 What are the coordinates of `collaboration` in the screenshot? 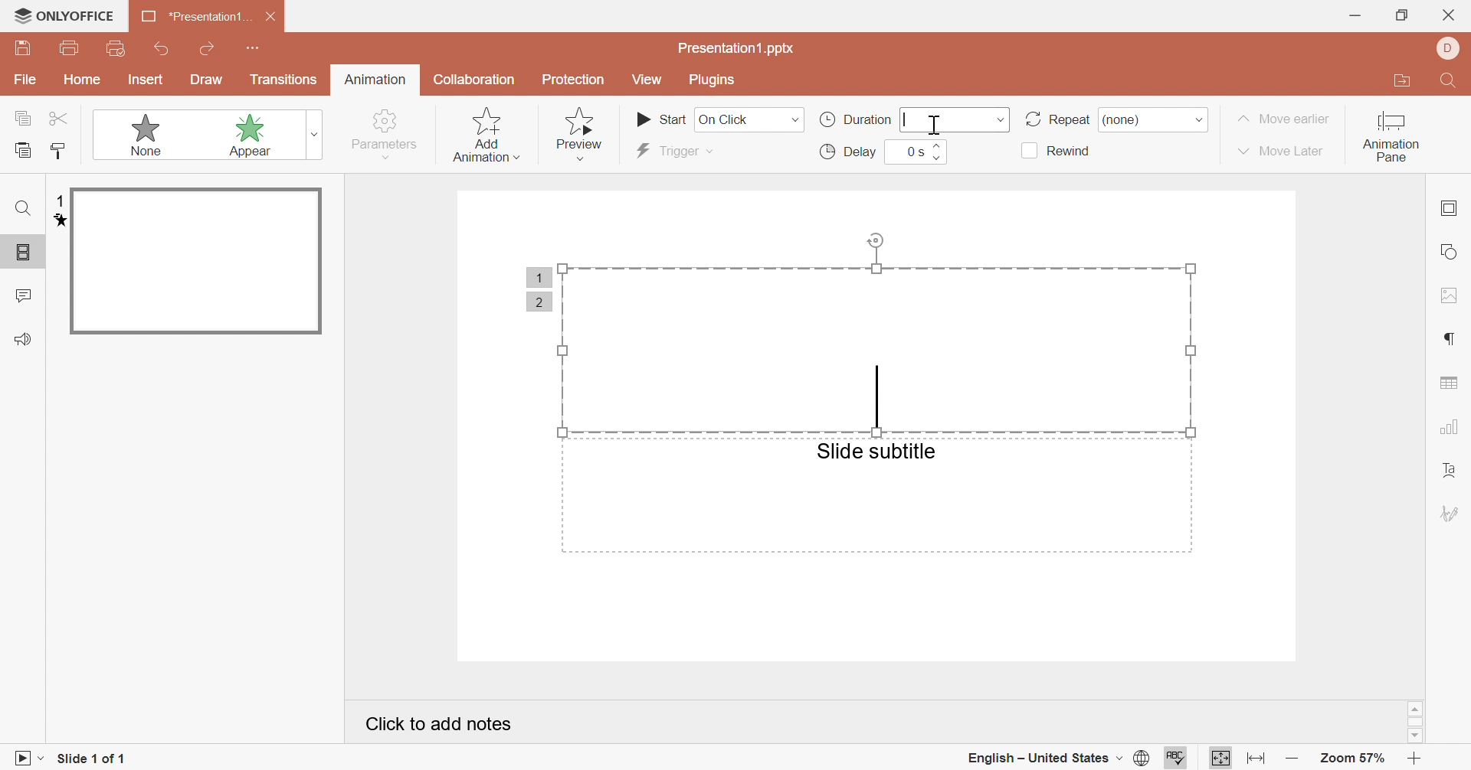 It's located at (476, 80).